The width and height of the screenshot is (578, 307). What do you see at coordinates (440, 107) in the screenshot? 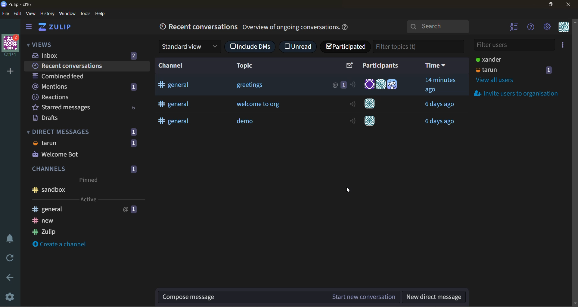
I see `time` at bounding box center [440, 107].